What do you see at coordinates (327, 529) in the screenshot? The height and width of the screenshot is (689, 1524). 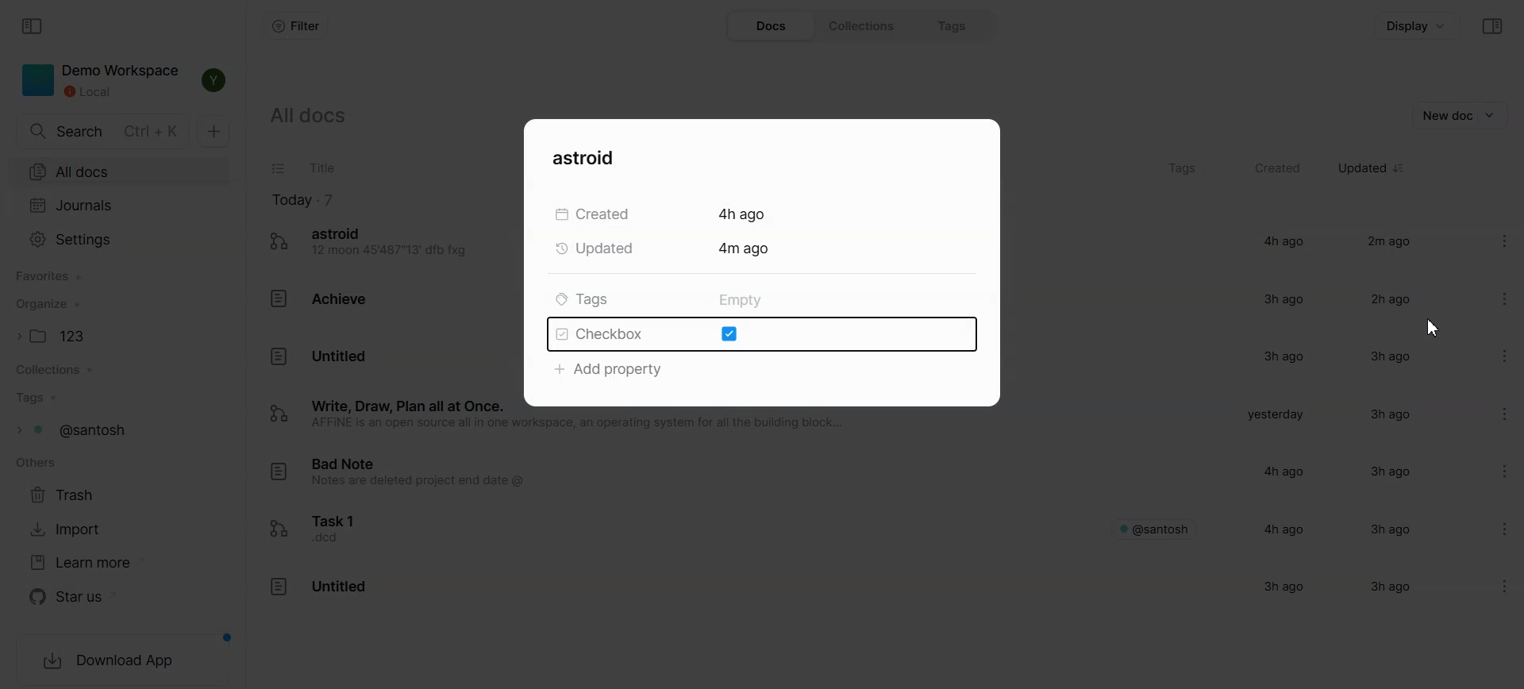 I see `Task 1
no` at bounding box center [327, 529].